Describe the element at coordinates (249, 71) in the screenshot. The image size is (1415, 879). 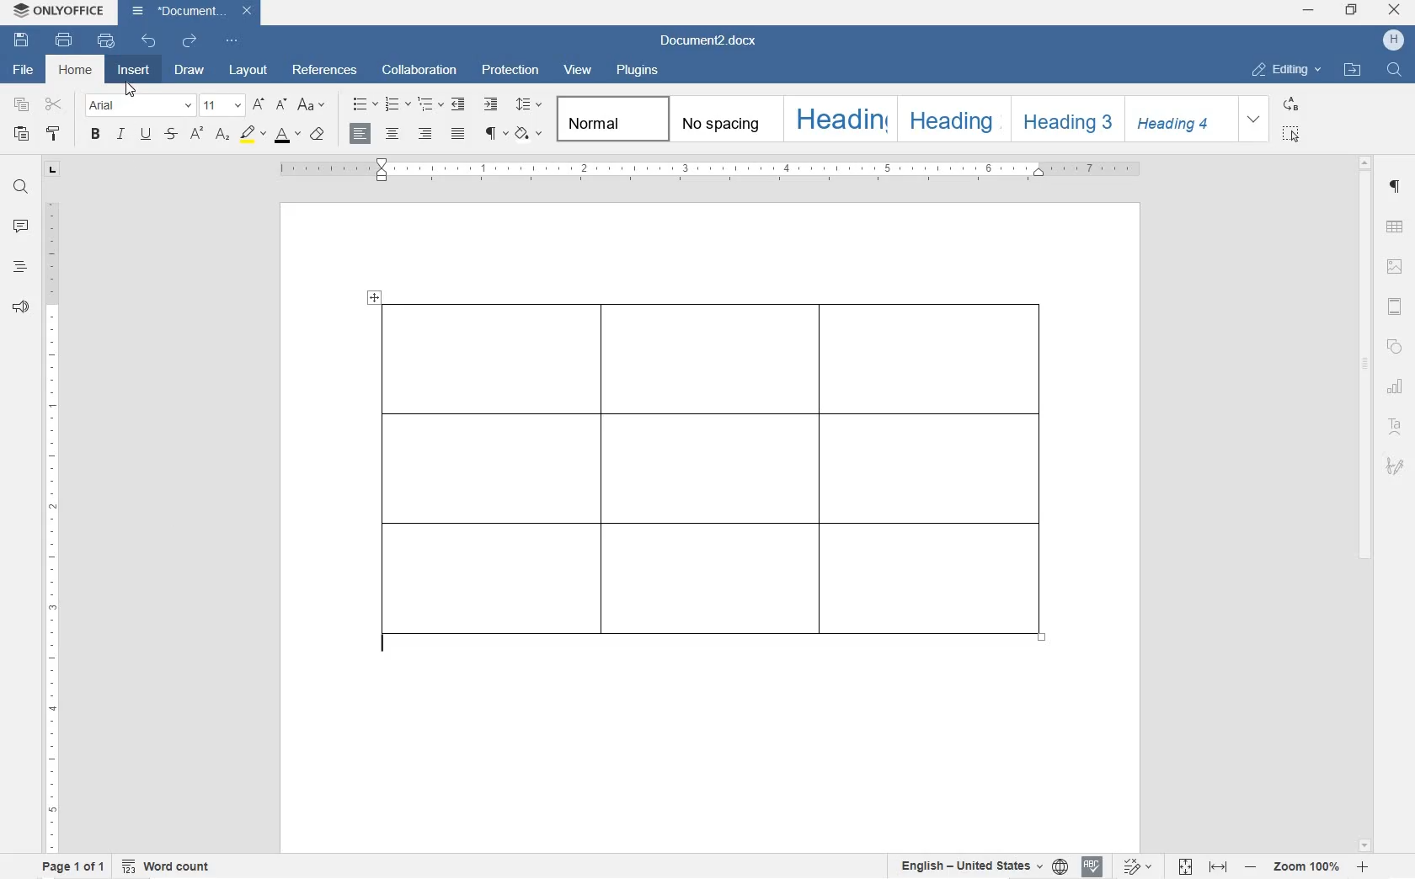
I see `layout` at that location.